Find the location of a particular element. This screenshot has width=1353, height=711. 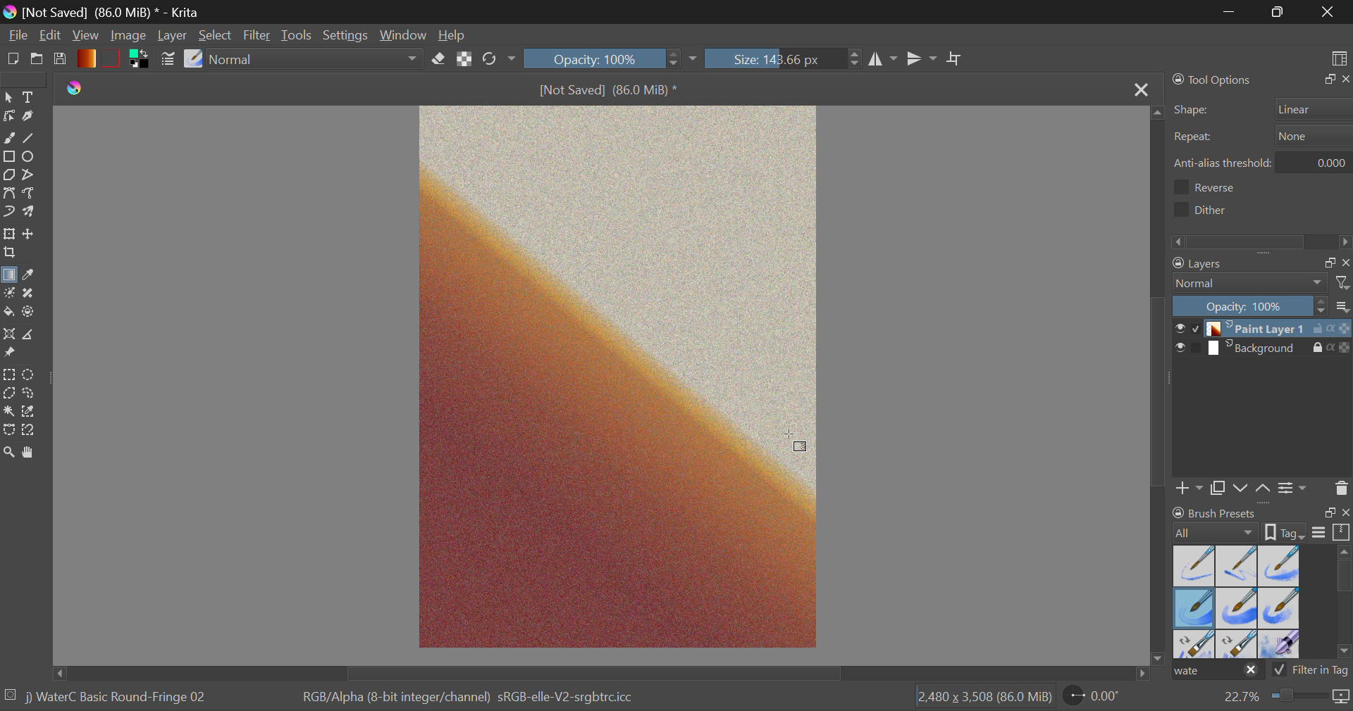

Eraser is located at coordinates (440, 57).